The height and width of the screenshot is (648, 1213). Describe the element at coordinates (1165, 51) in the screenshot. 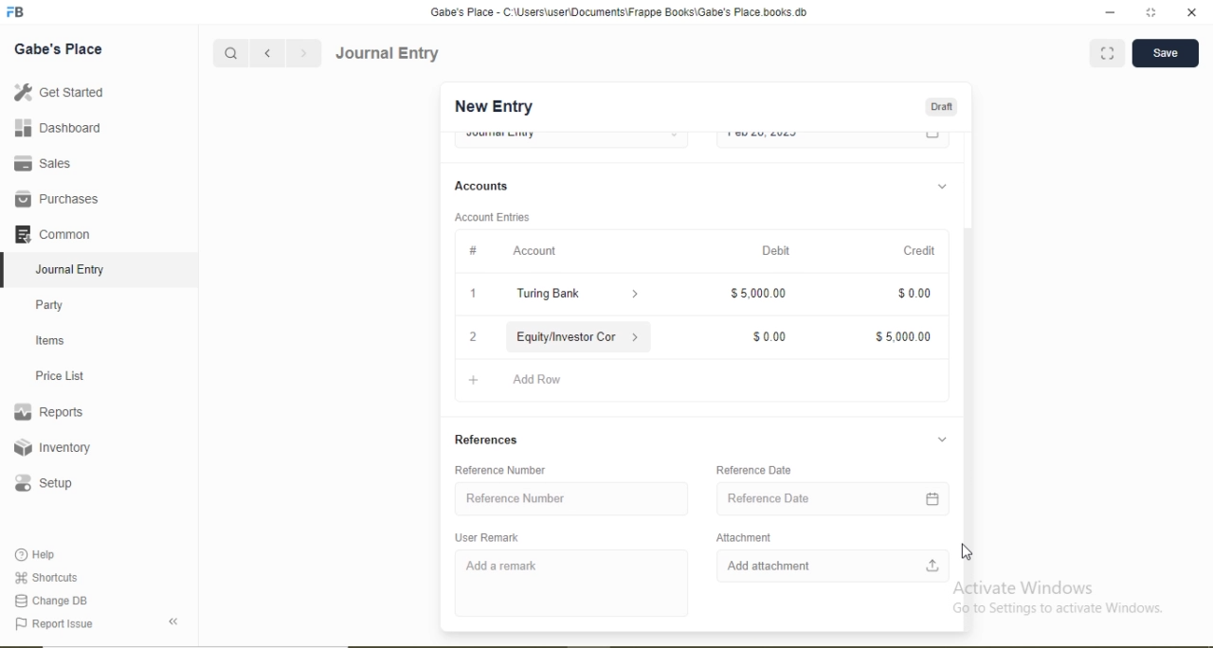

I see `Save` at that location.